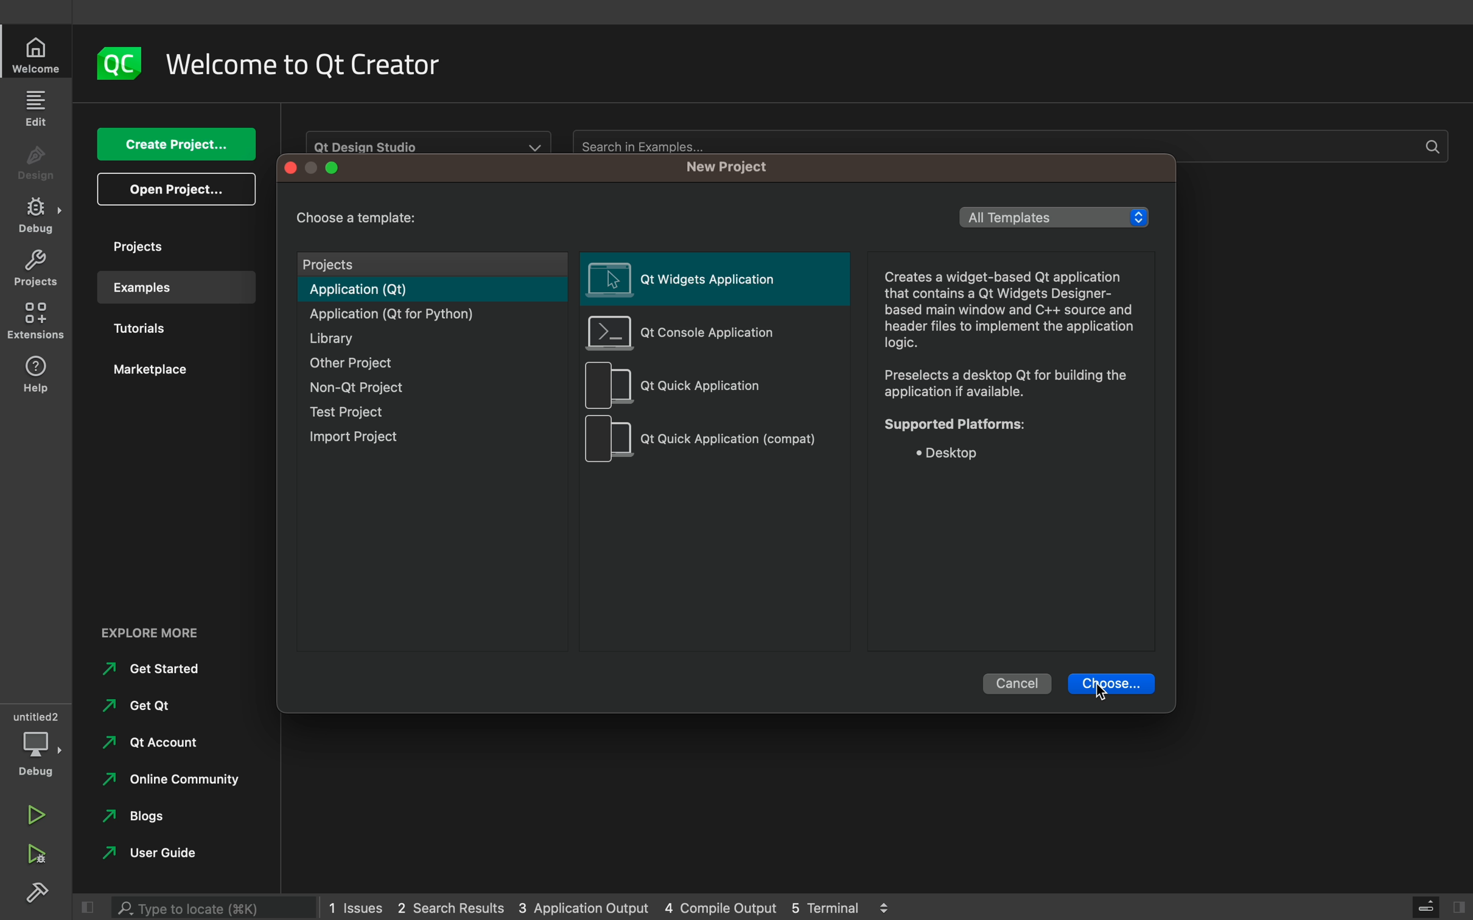 This screenshot has height=920, width=1473. What do you see at coordinates (430, 337) in the screenshot?
I see `library` at bounding box center [430, 337].